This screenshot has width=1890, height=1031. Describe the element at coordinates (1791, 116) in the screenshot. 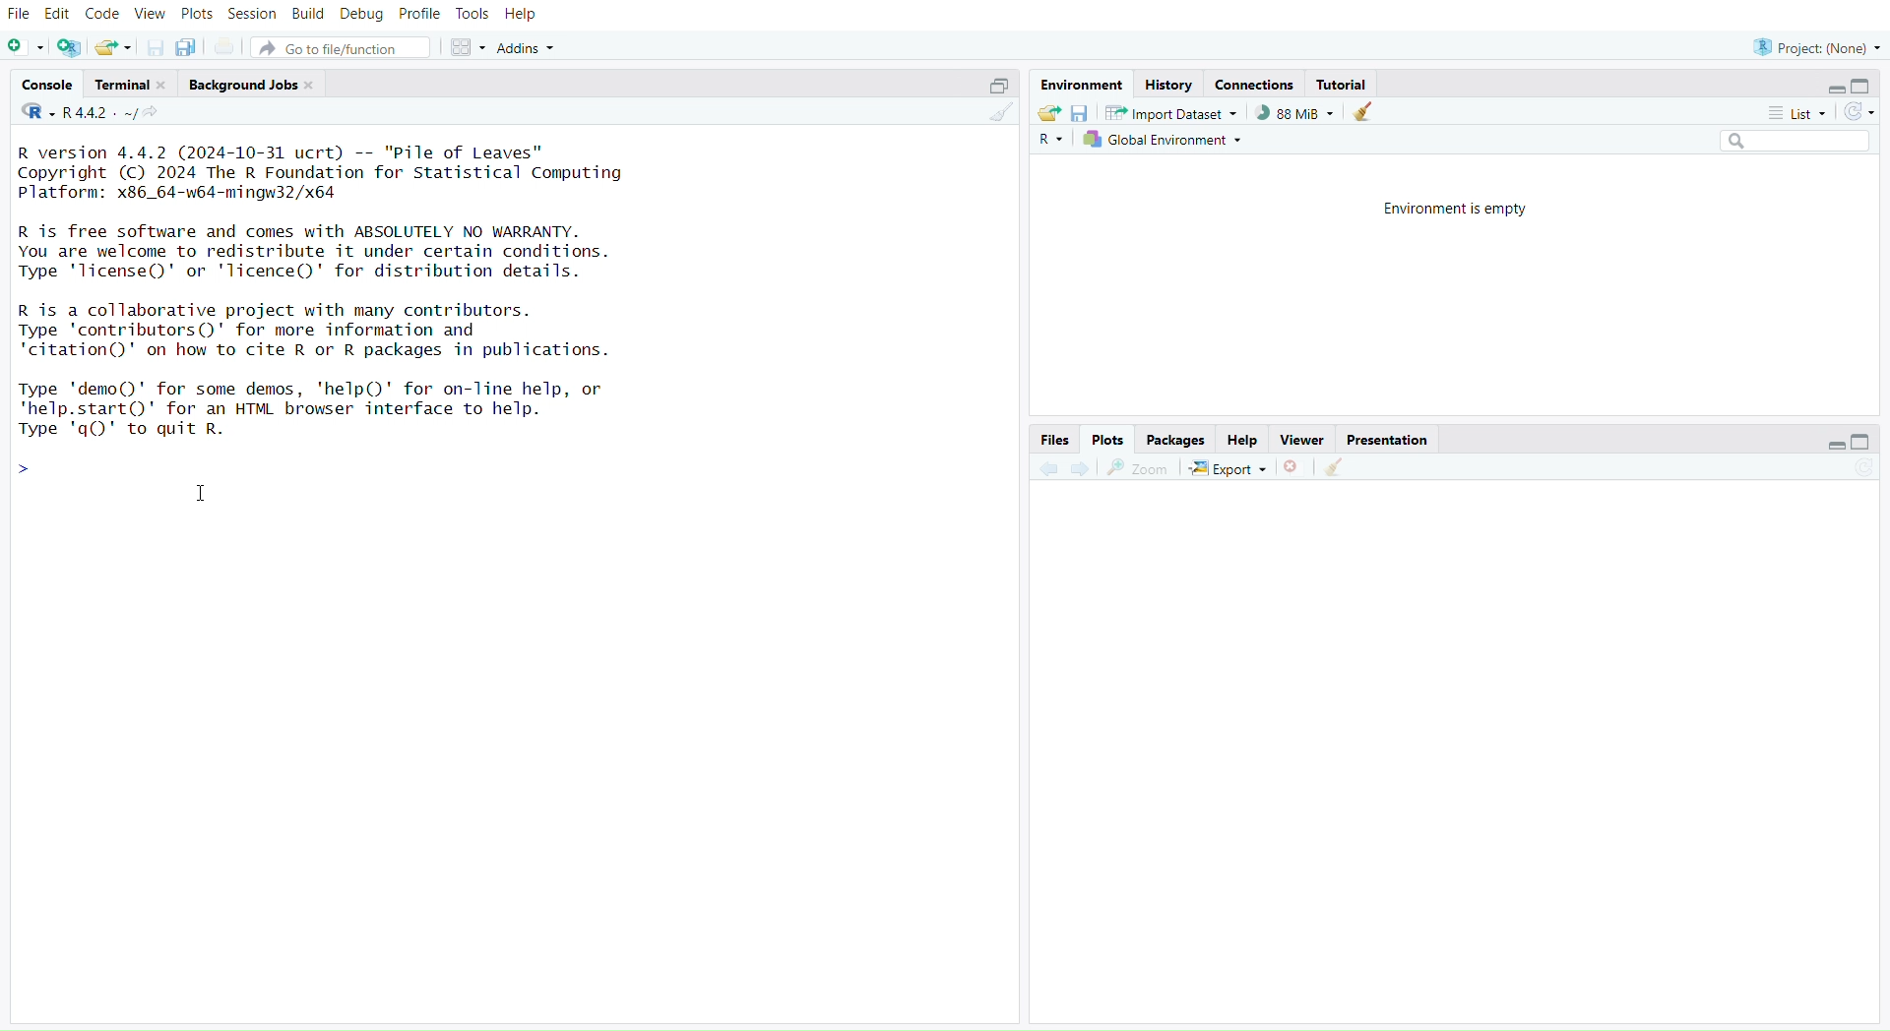

I see `list` at that location.